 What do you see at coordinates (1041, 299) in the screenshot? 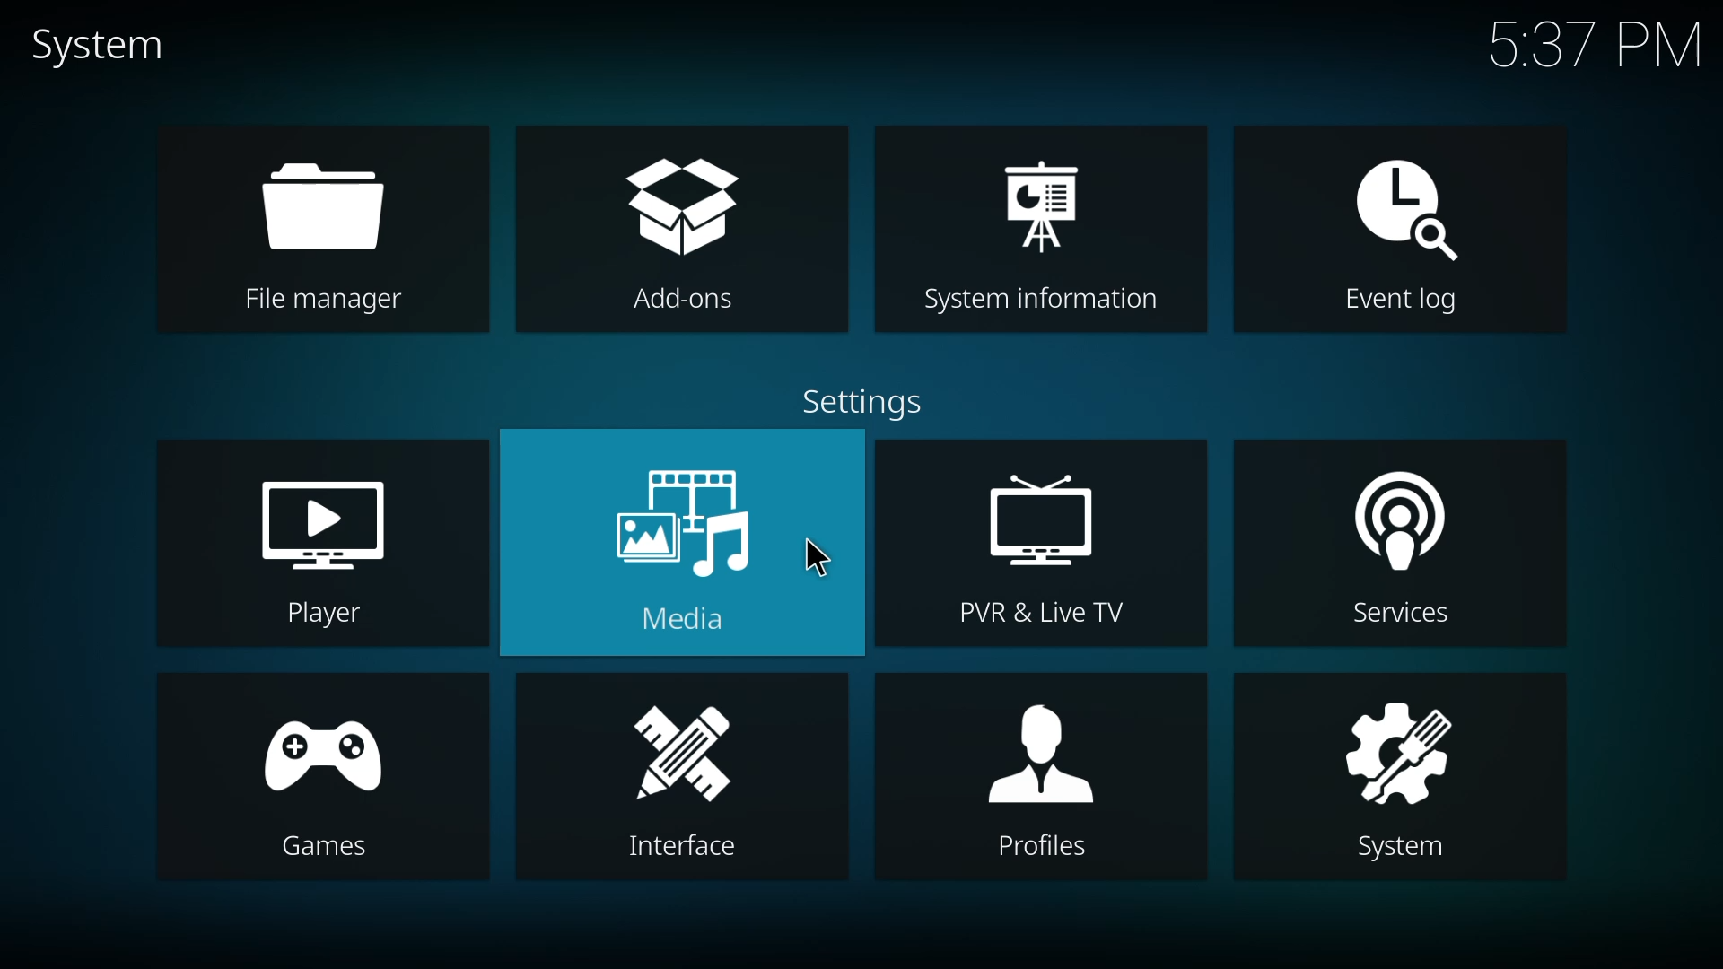
I see `System information` at bounding box center [1041, 299].